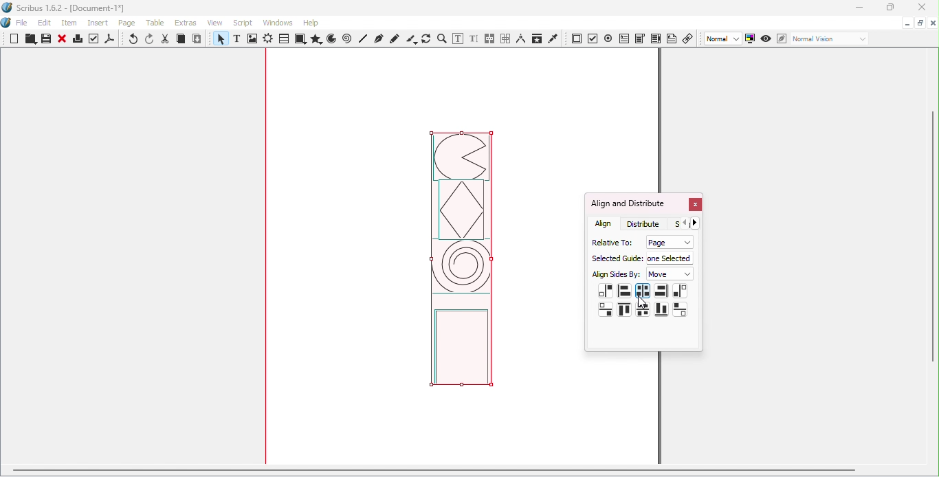  Describe the element at coordinates (134, 40) in the screenshot. I see `Undo` at that location.